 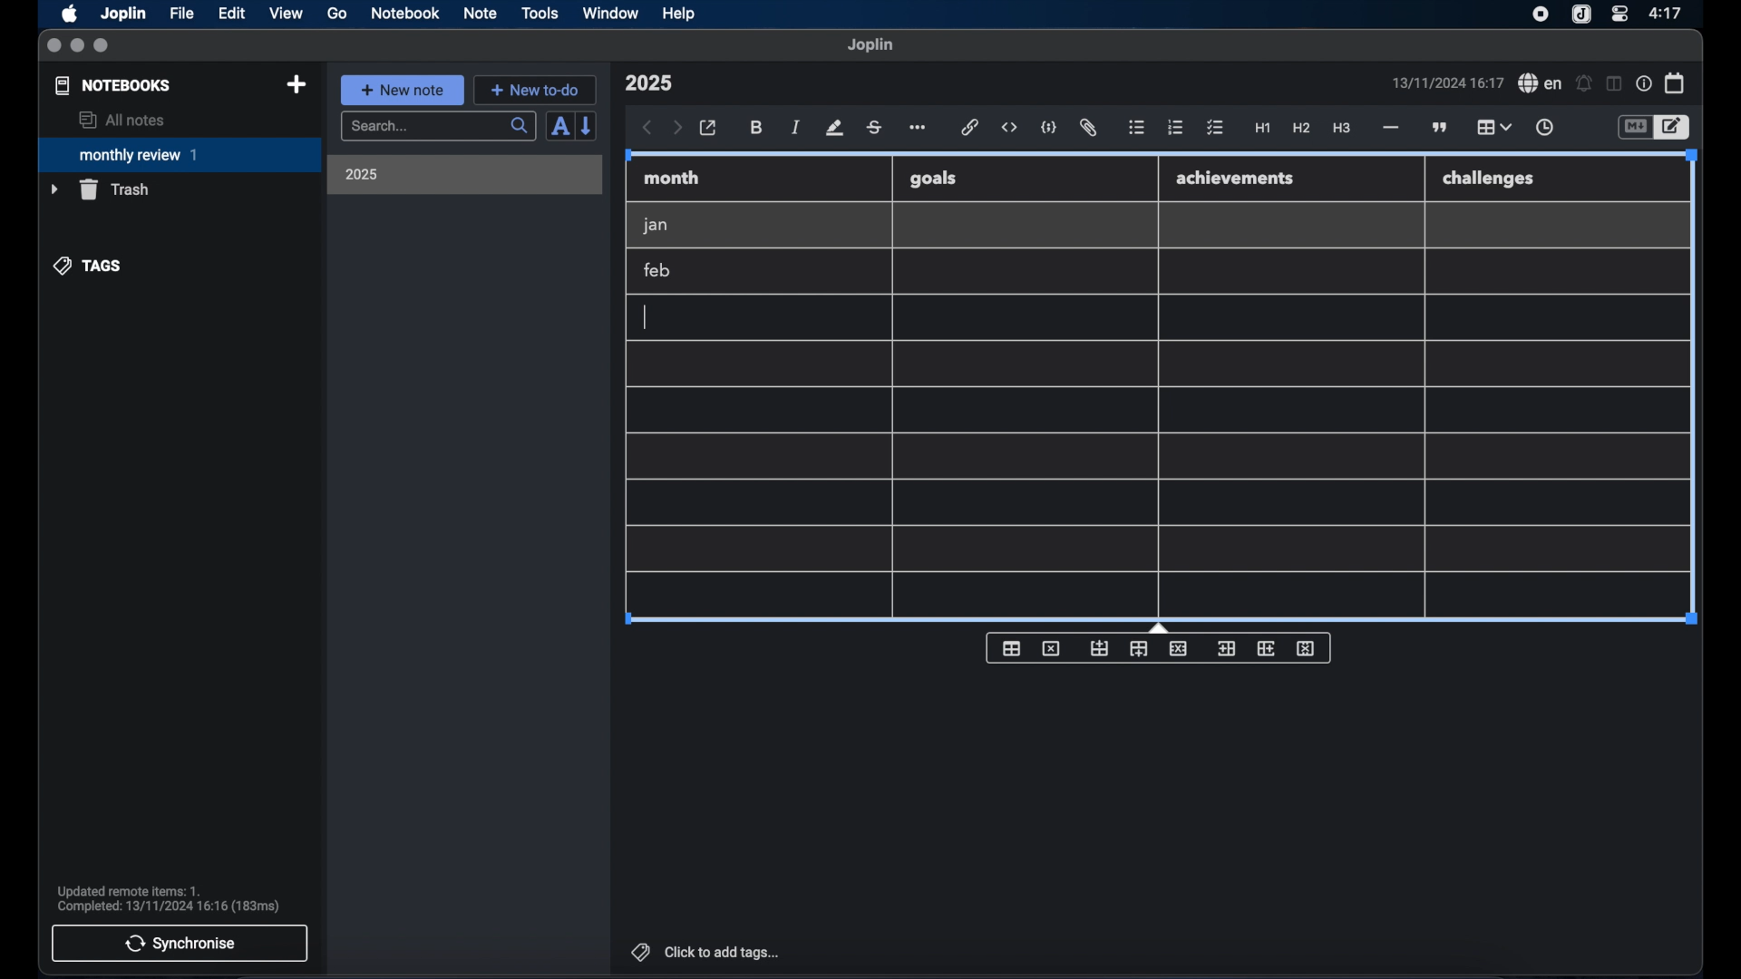 What do you see at coordinates (658, 270) in the screenshot?
I see `feb` at bounding box center [658, 270].